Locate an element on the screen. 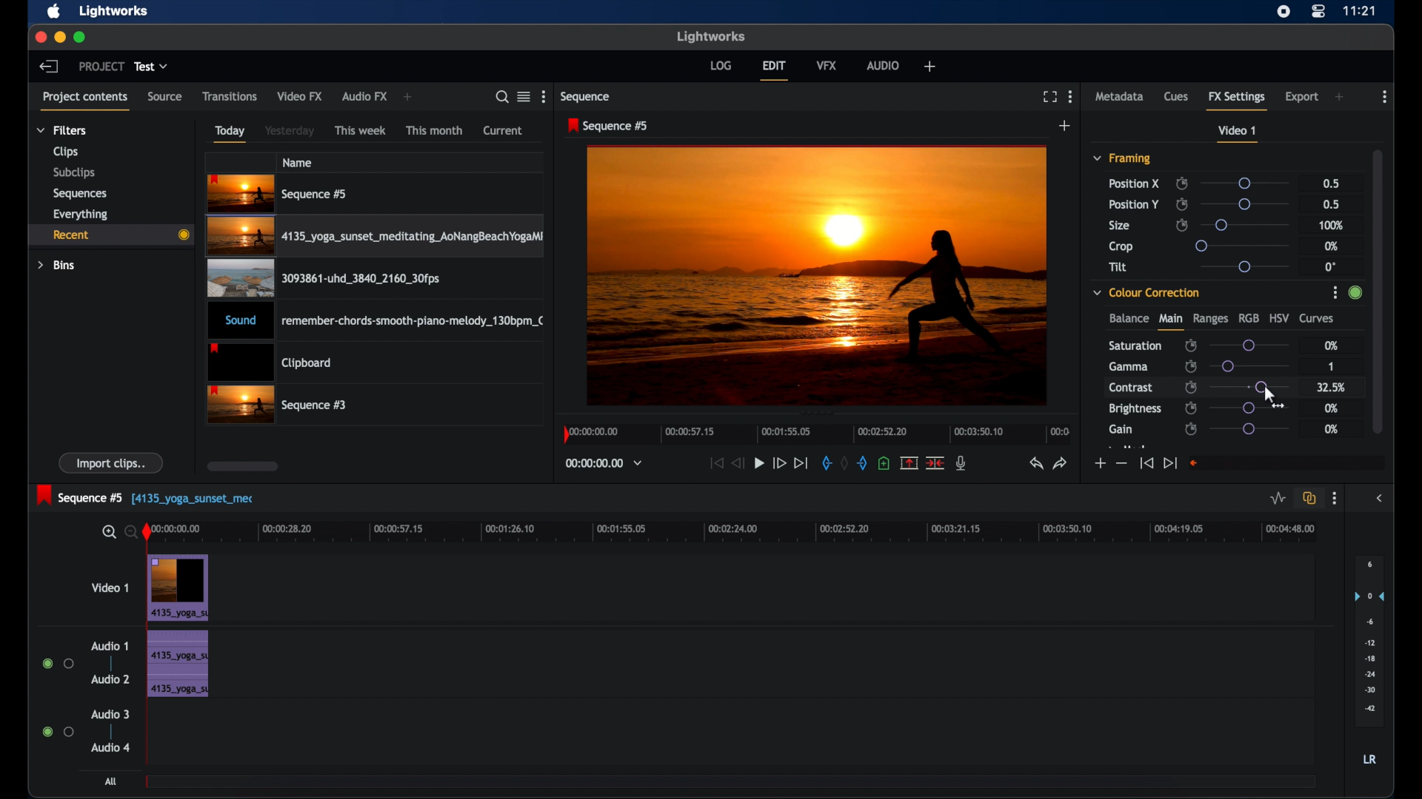  options is located at coordinates (1330, 294).